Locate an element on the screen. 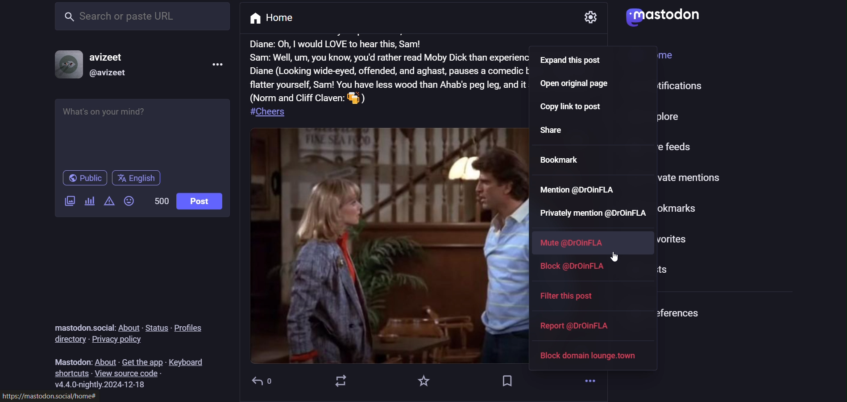 Image resolution: width=847 pixels, height=402 pixels. get the app is located at coordinates (143, 360).